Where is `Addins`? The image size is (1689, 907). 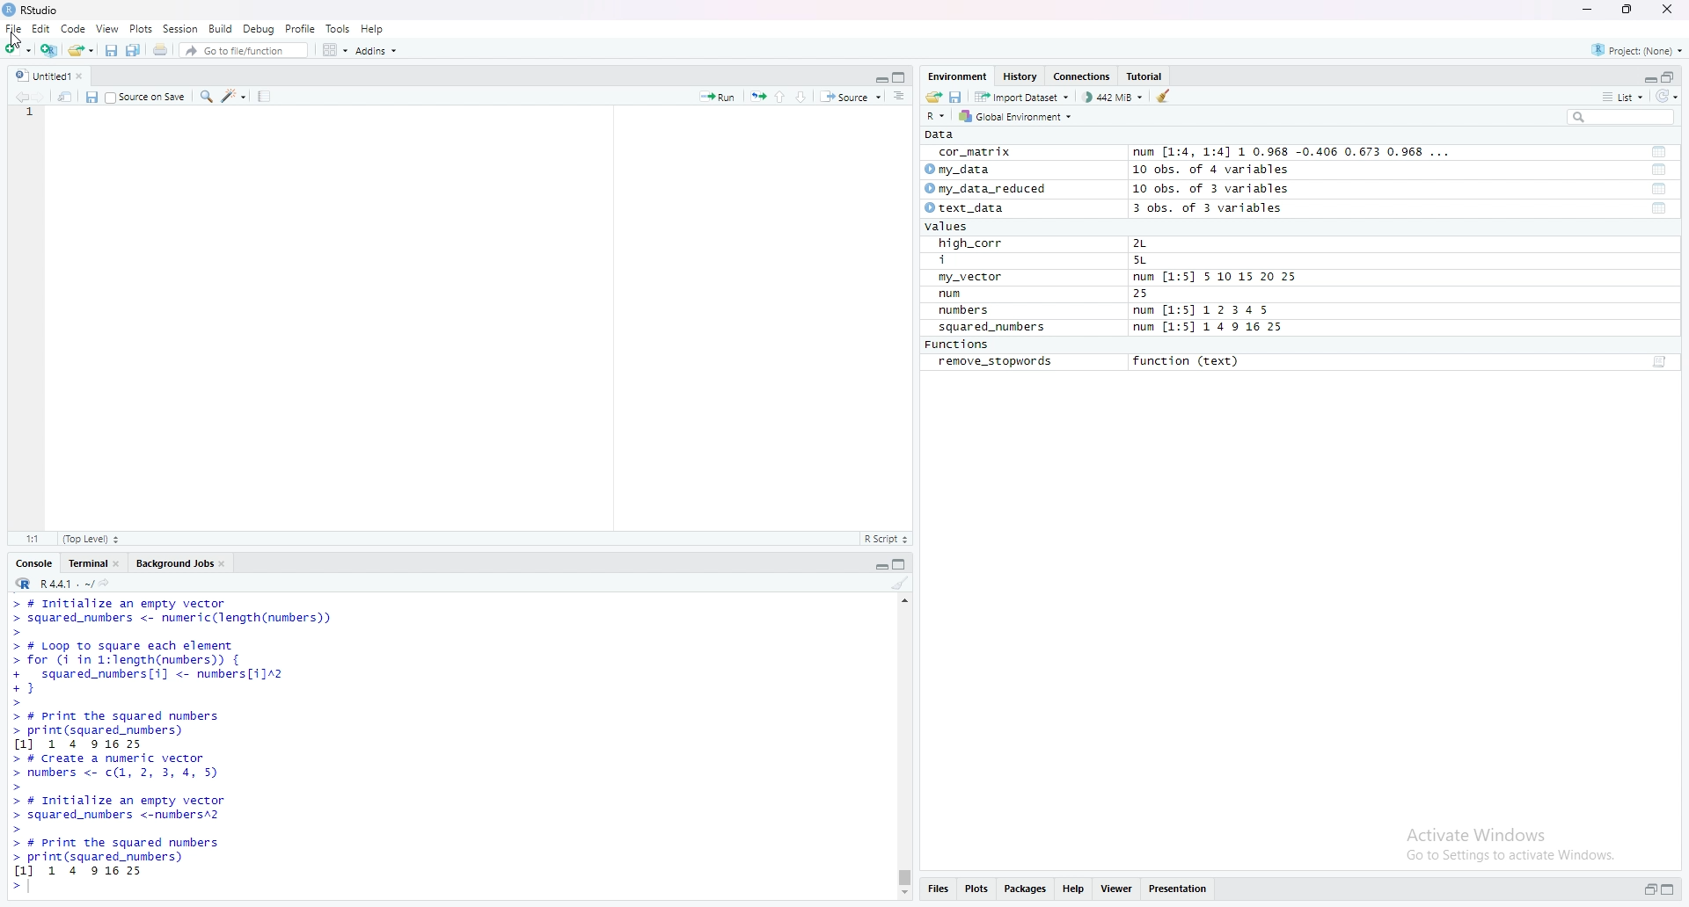
Addins is located at coordinates (377, 49).